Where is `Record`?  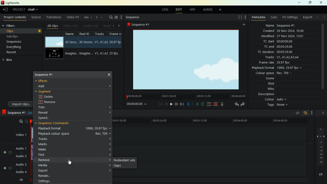 Record is located at coordinates (40, 31).